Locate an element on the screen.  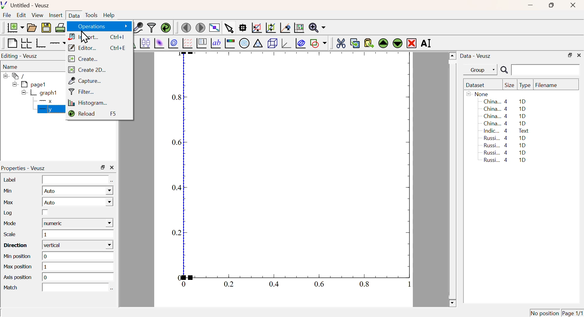
Select using dataset Browser is located at coordinates (112, 289).